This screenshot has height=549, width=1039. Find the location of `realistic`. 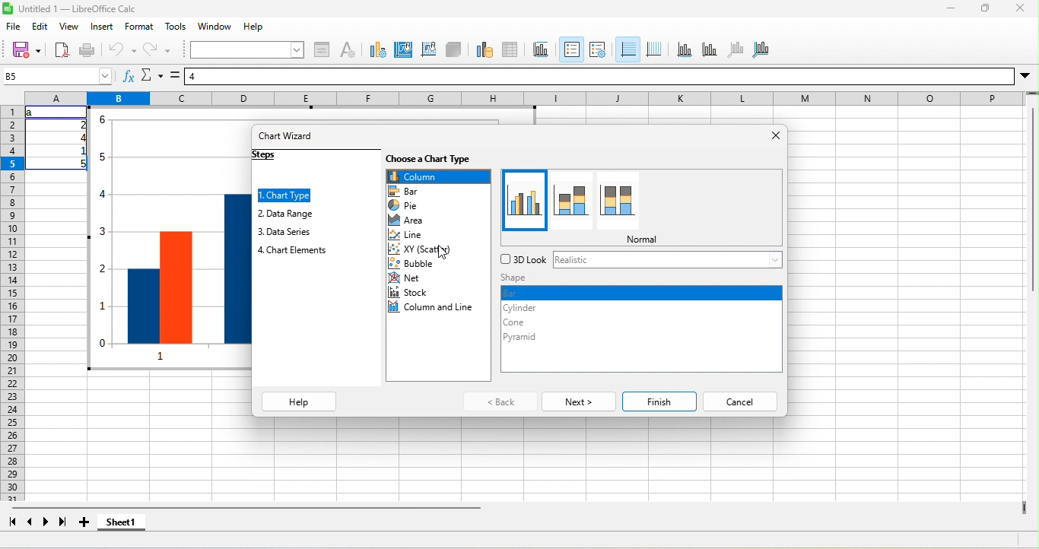

realistic is located at coordinates (660, 259).